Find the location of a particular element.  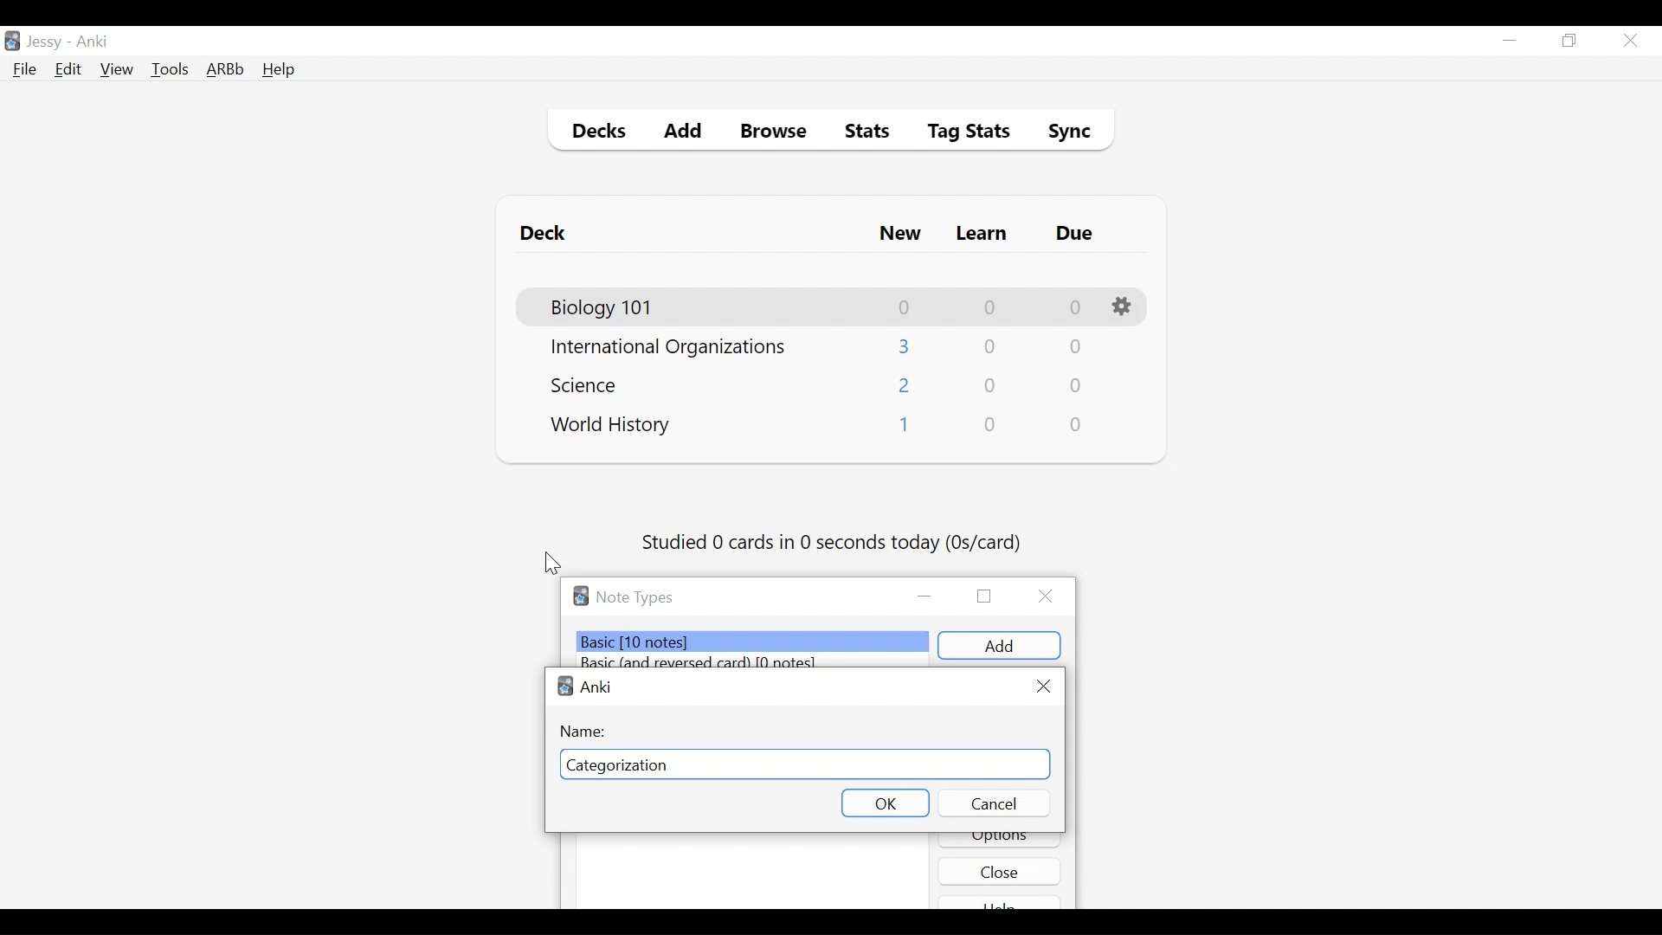

Due Card Count is located at coordinates (1074, 349).